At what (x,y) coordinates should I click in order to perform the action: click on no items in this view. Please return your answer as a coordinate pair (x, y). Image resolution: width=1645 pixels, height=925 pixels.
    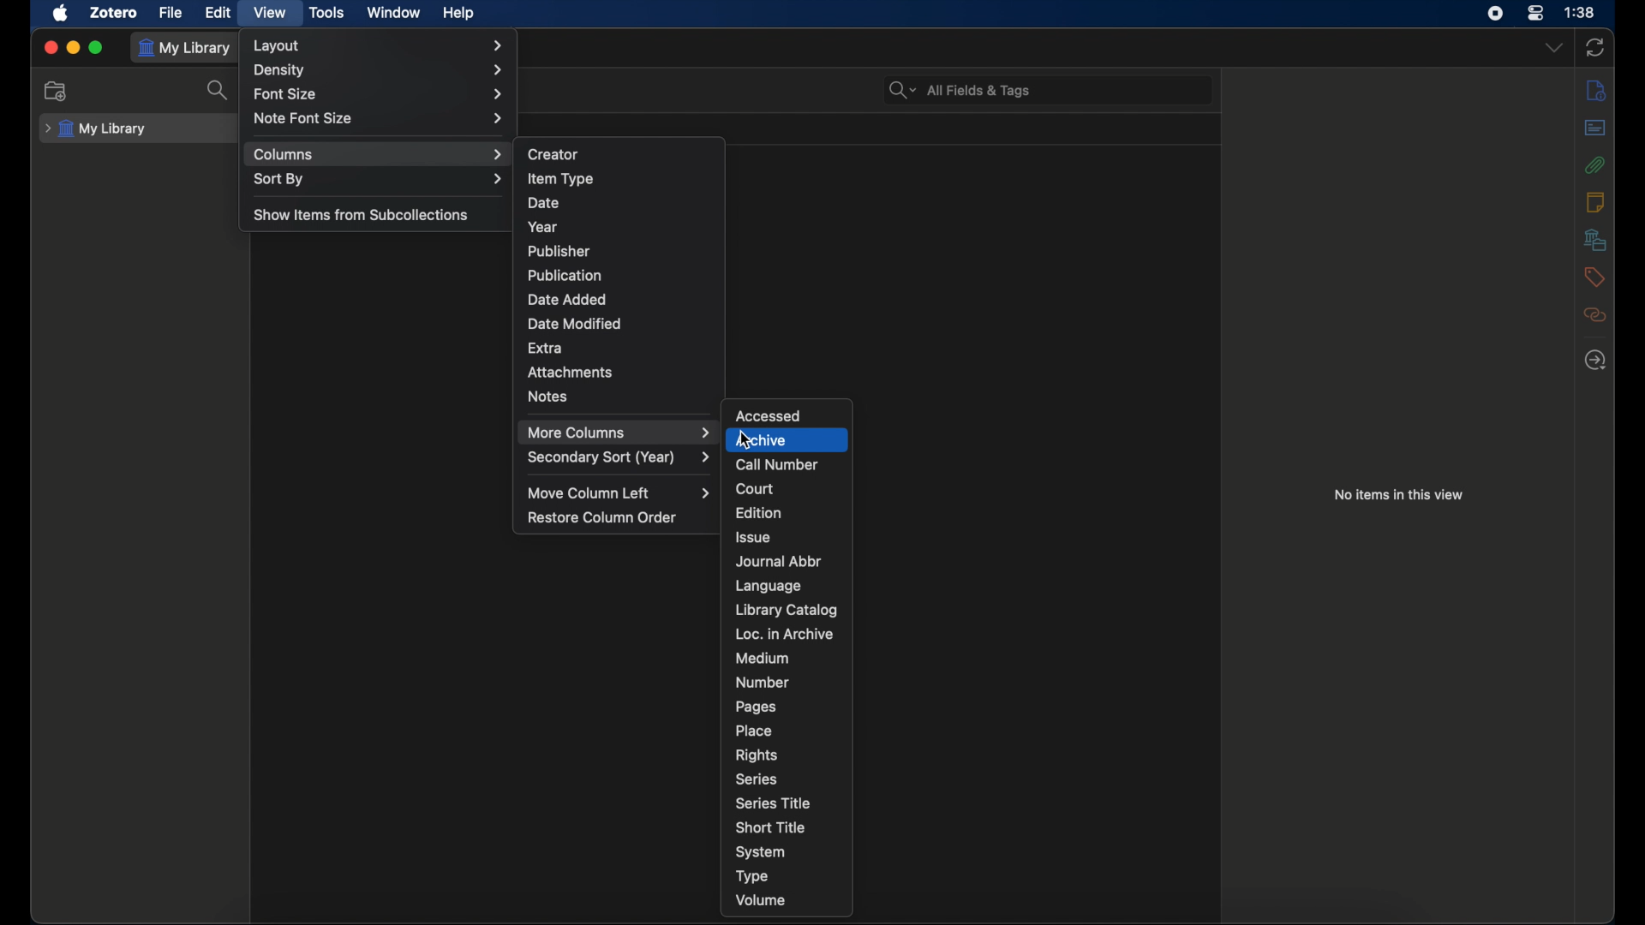
    Looking at the image, I should click on (1398, 494).